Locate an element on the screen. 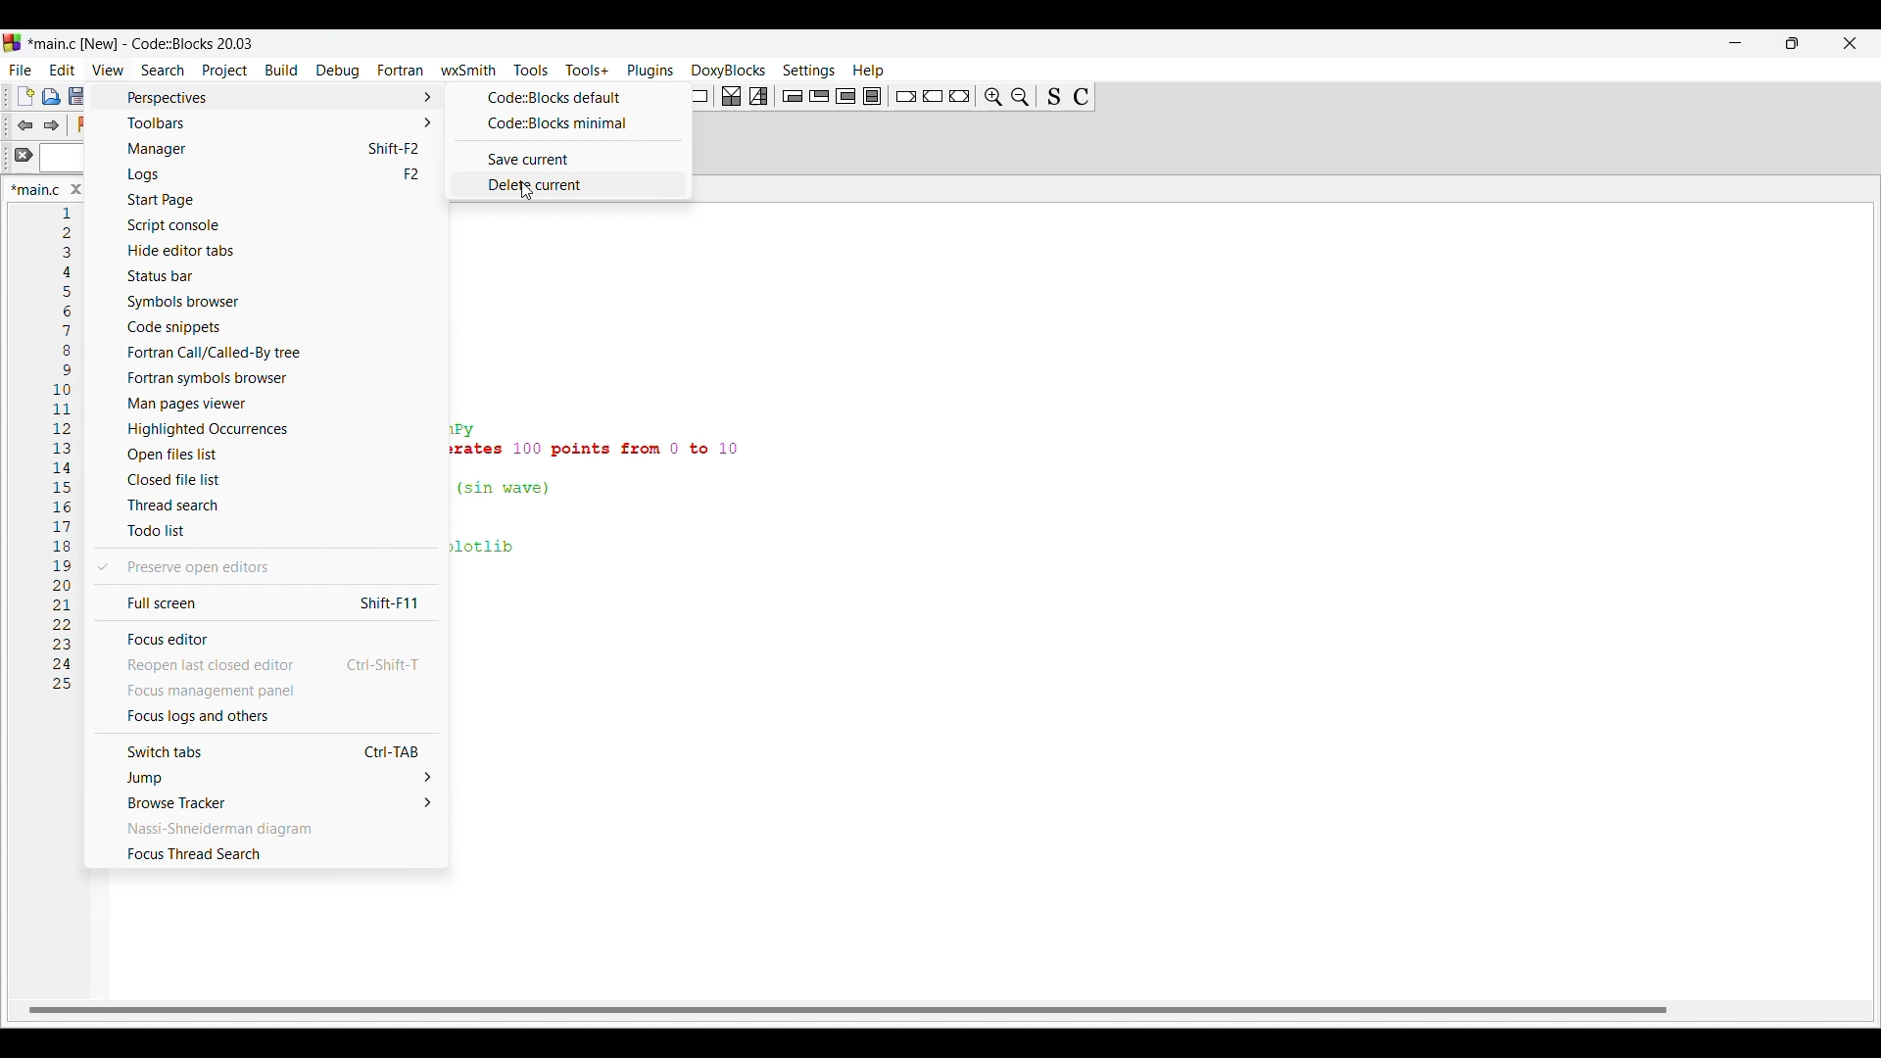  Persoective options is located at coordinates (272, 98).